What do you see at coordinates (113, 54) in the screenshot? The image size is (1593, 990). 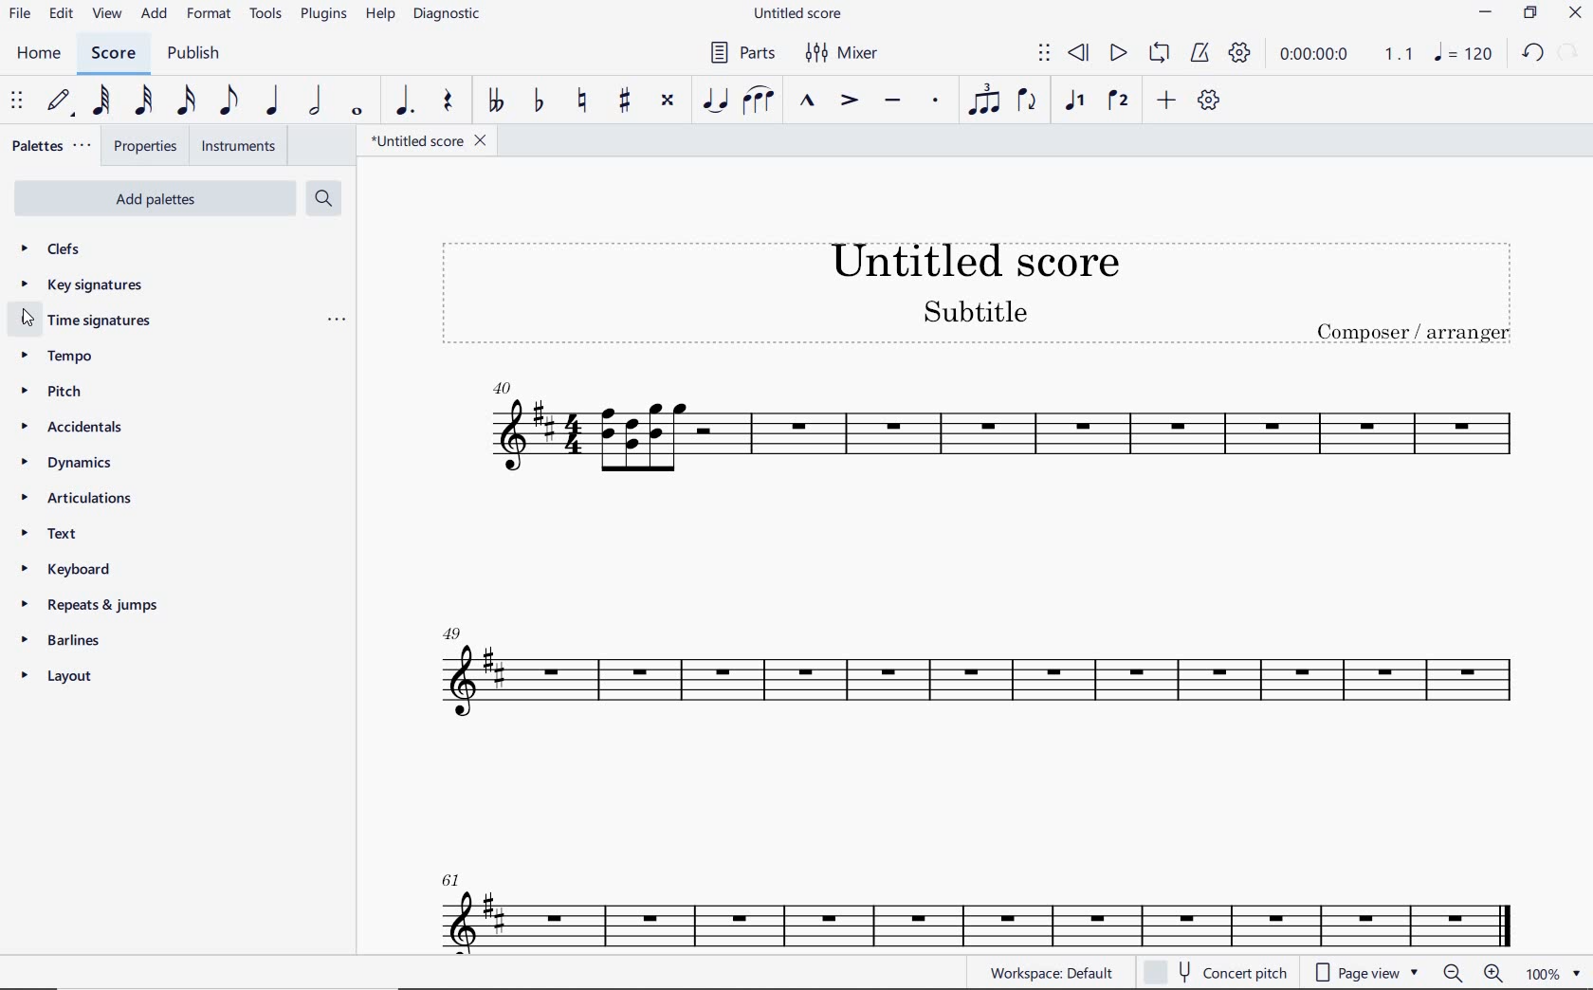 I see `SCORE` at bounding box center [113, 54].